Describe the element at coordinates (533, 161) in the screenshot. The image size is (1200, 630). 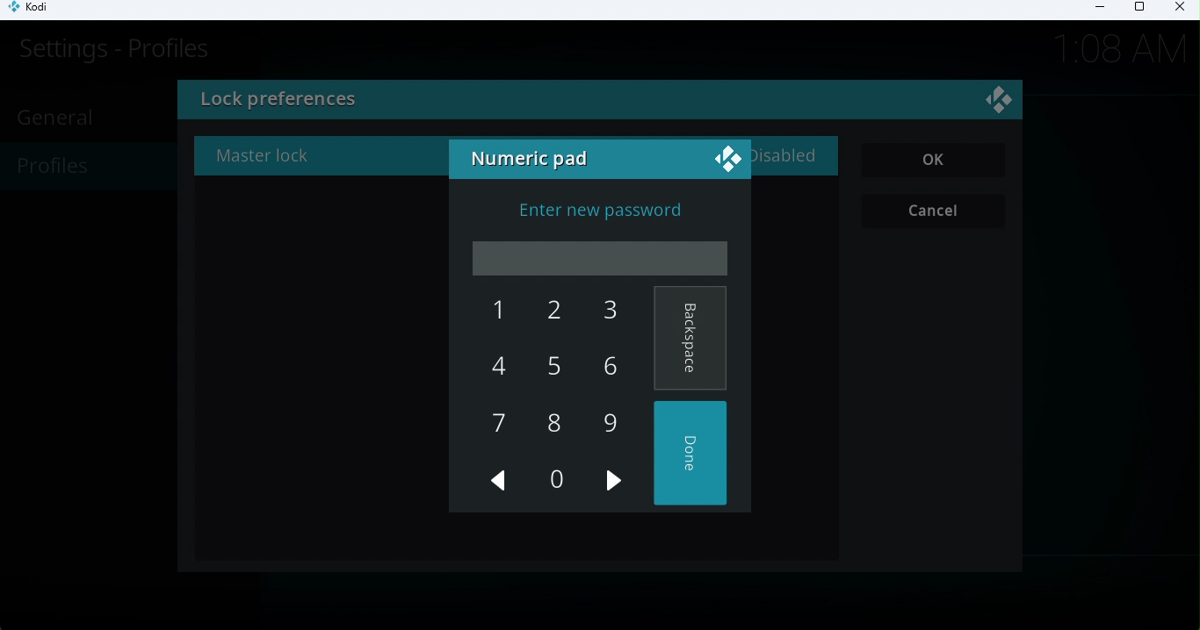
I see `Numeric pad` at that location.